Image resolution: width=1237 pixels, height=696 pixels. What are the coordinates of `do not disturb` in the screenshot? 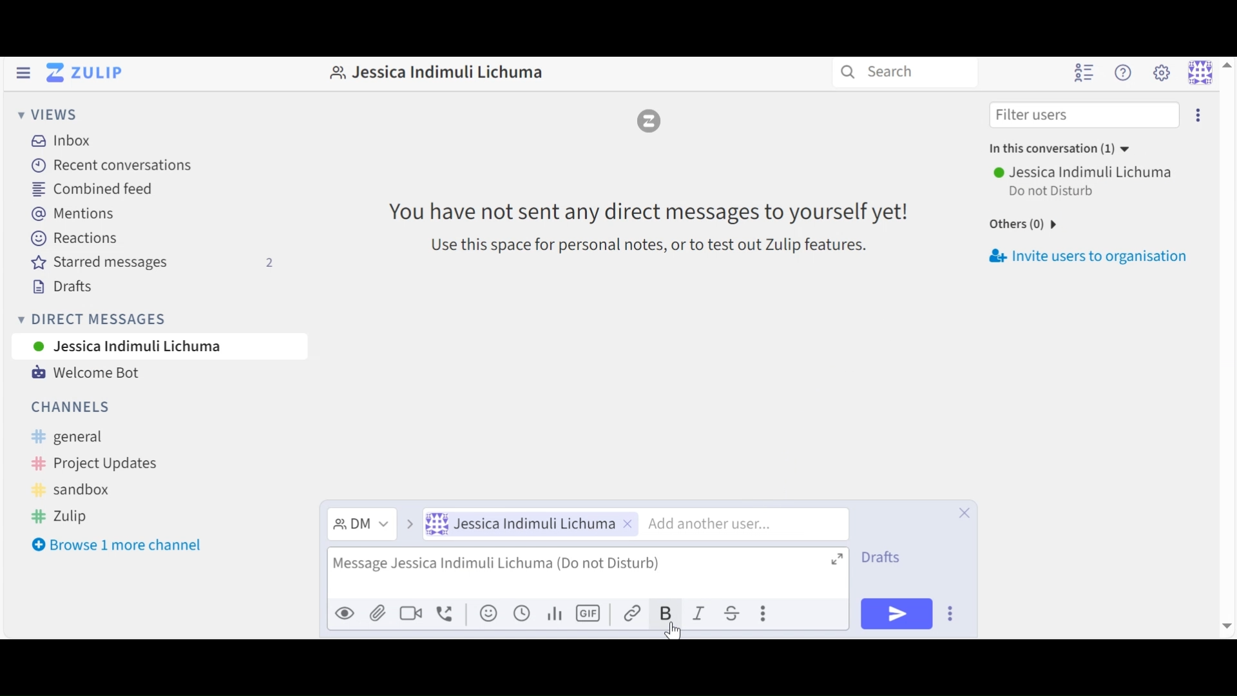 It's located at (1059, 191).